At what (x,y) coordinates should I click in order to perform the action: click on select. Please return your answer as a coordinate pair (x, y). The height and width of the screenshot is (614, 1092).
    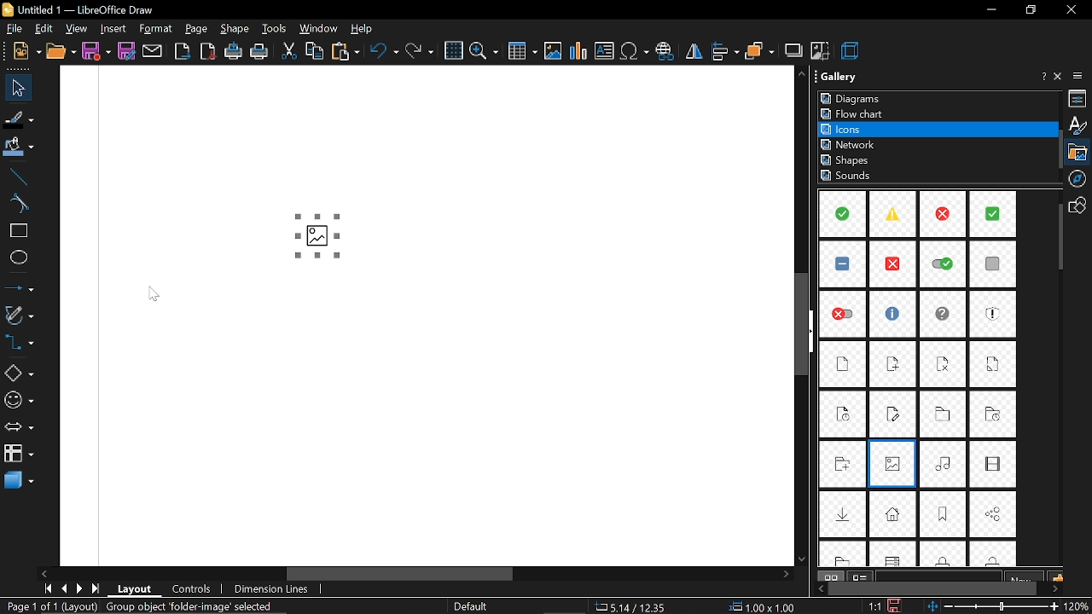
    Looking at the image, I should click on (14, 88).